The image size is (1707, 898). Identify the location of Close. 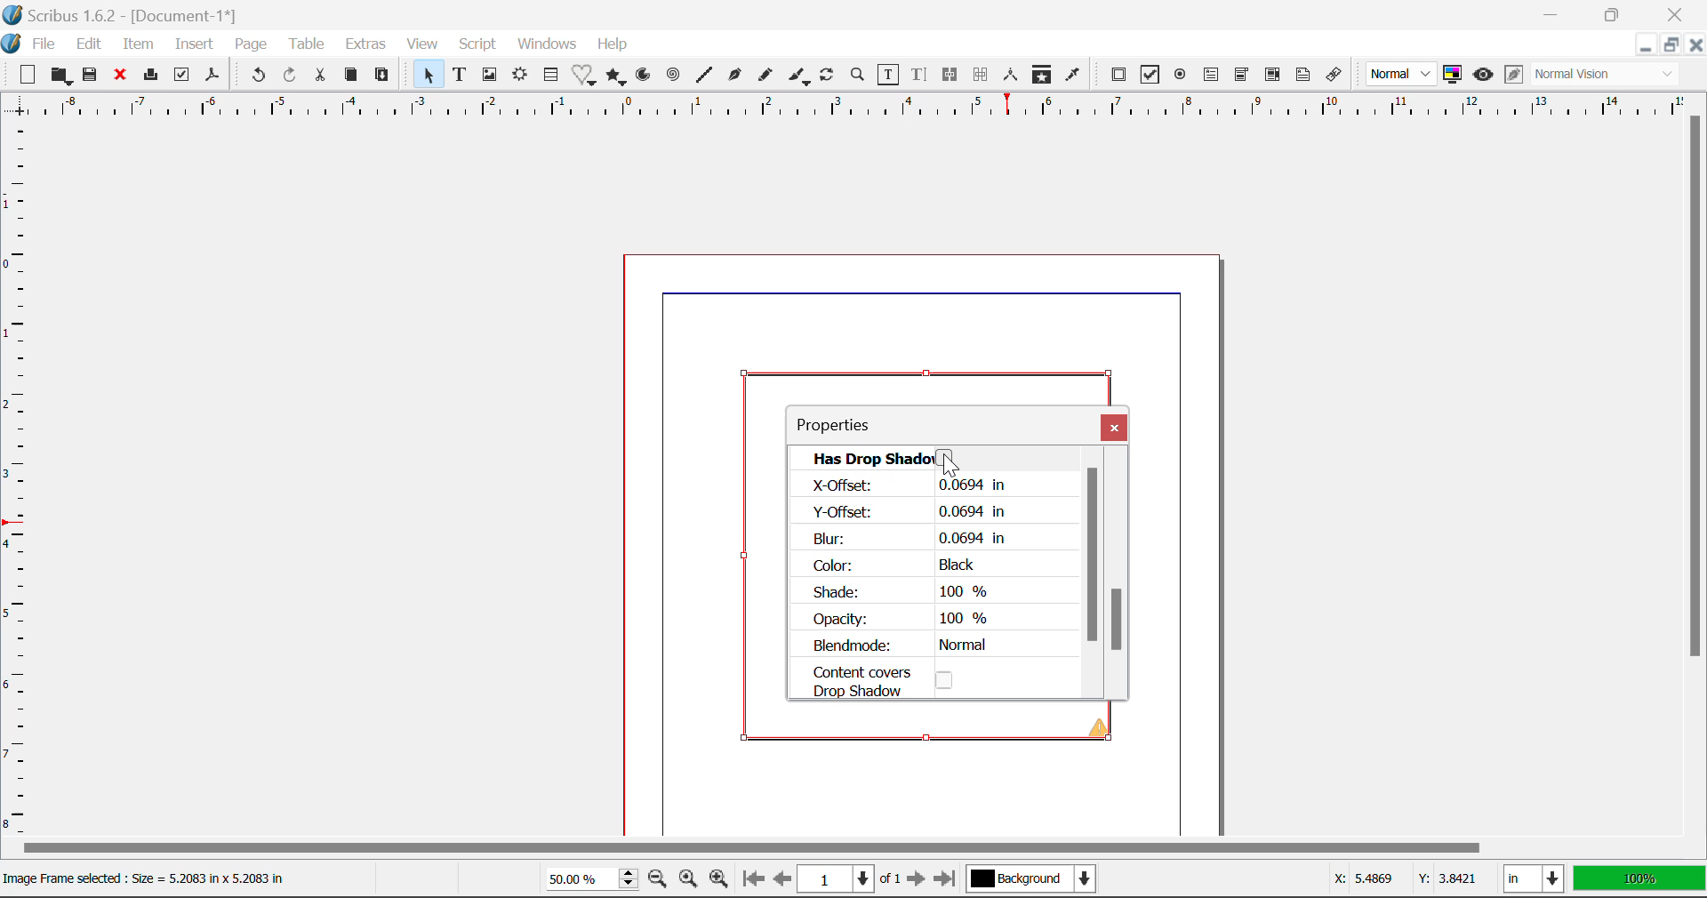
(1676, 12).